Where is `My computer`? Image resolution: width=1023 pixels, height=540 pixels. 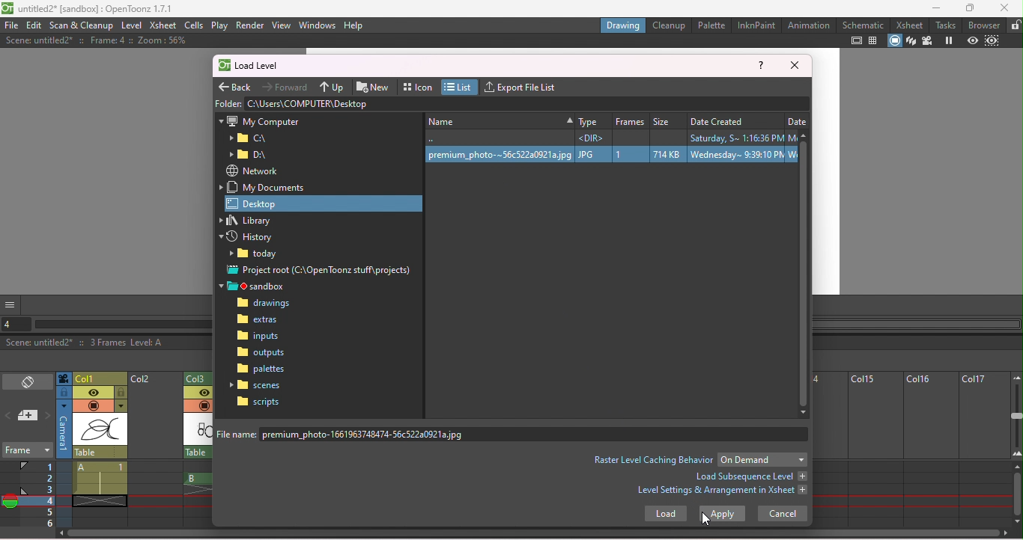
My computer is located at coordinates (259, 120).